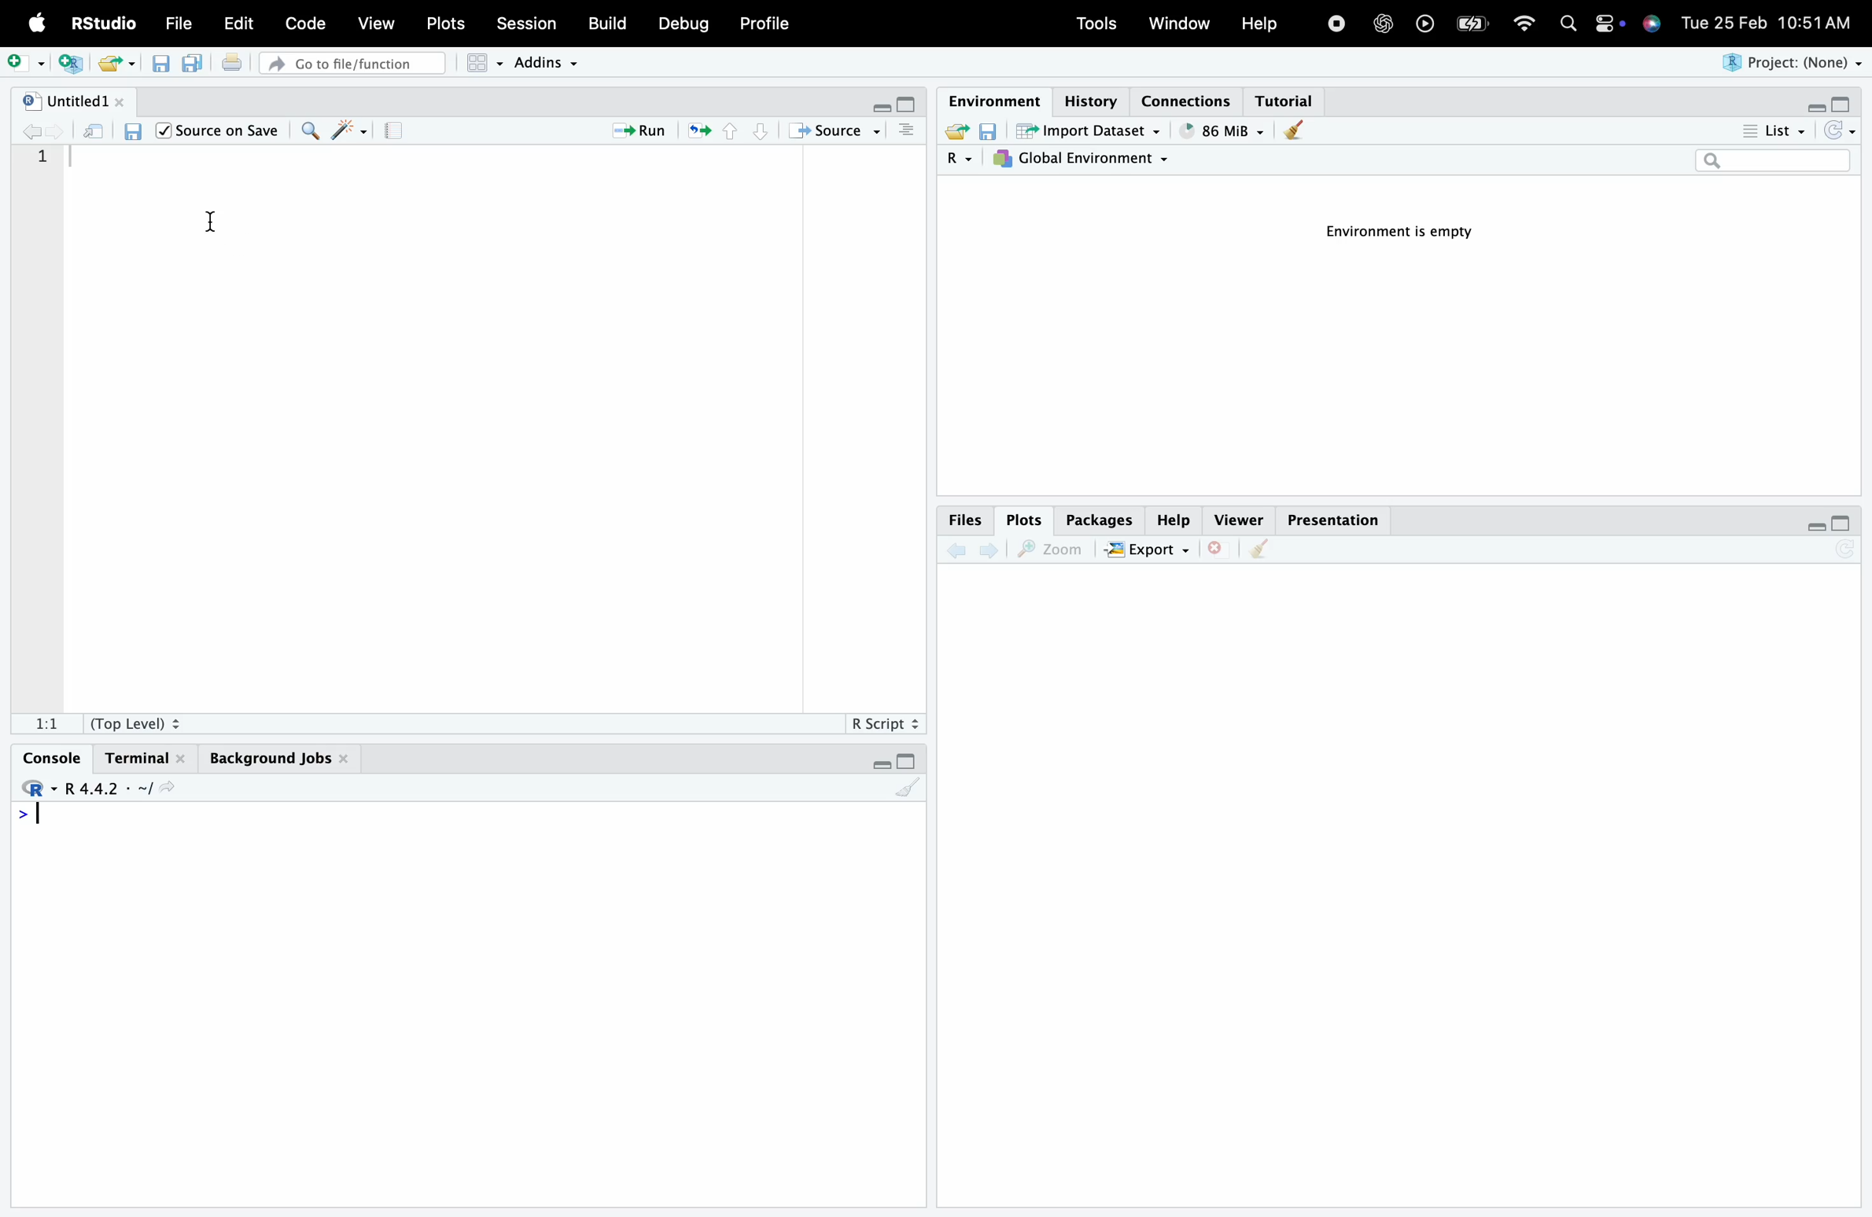 The width and height of the screenshot is (1872, 1217). What do you see at coordinates (1608, 26) in the screenshot?
I see `settings` at bounding box center [1608, 26].